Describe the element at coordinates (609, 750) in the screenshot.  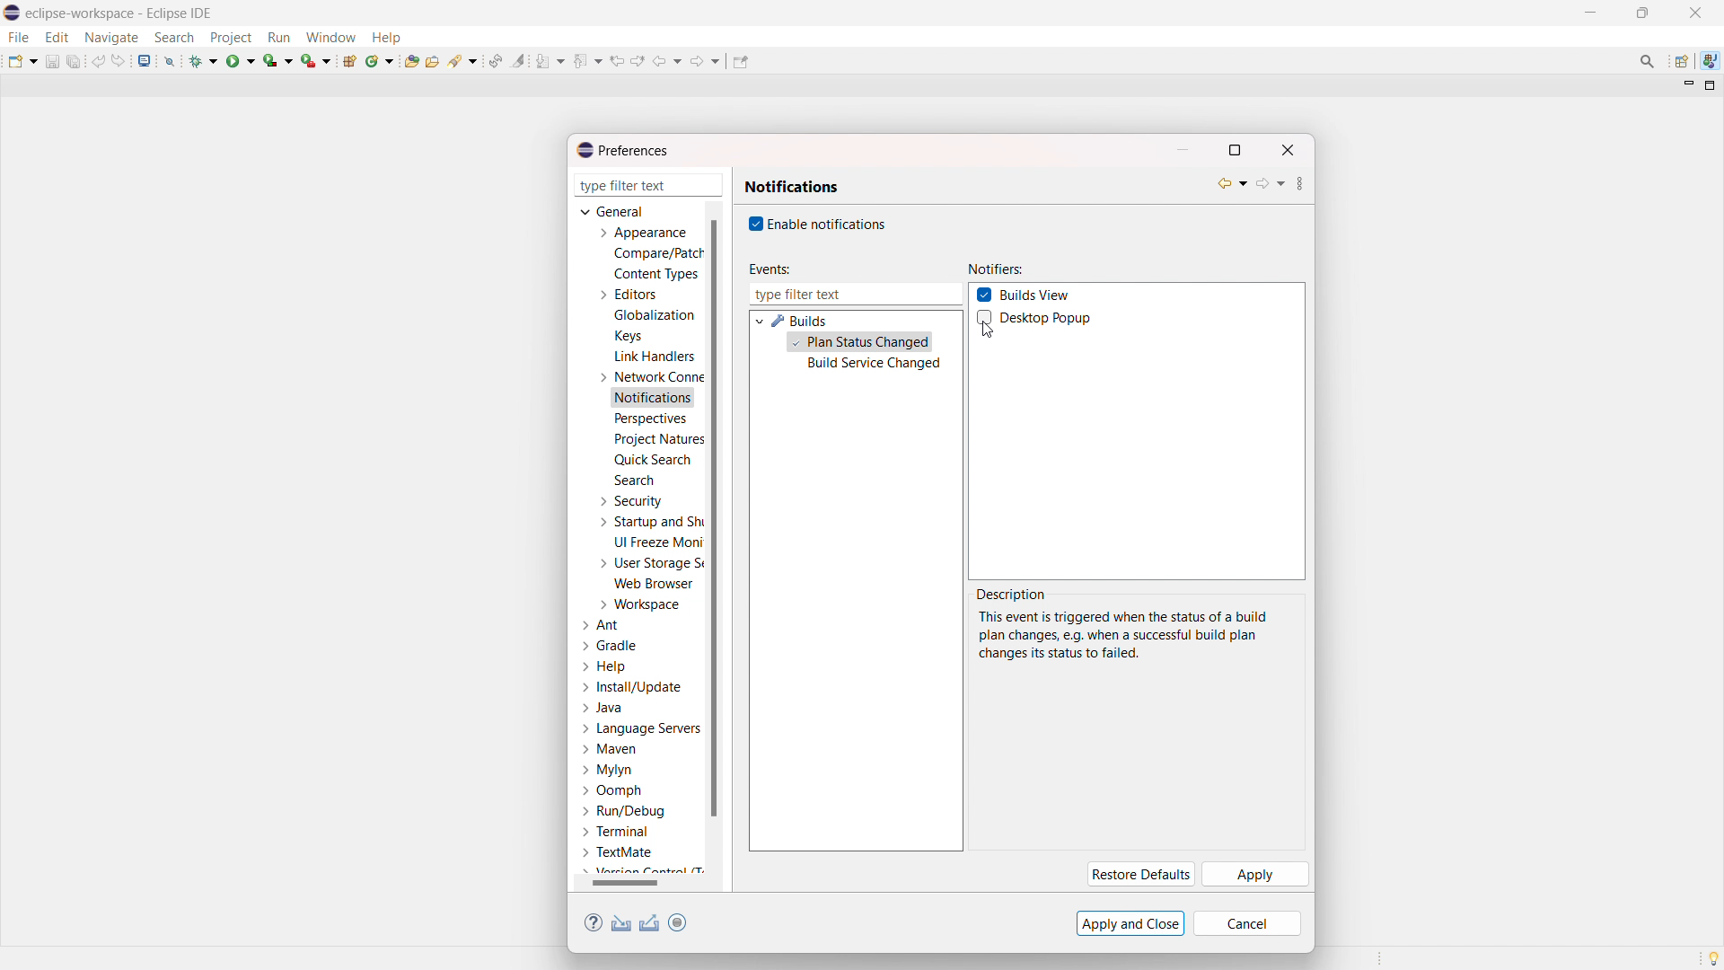
I see `maven` at that location.